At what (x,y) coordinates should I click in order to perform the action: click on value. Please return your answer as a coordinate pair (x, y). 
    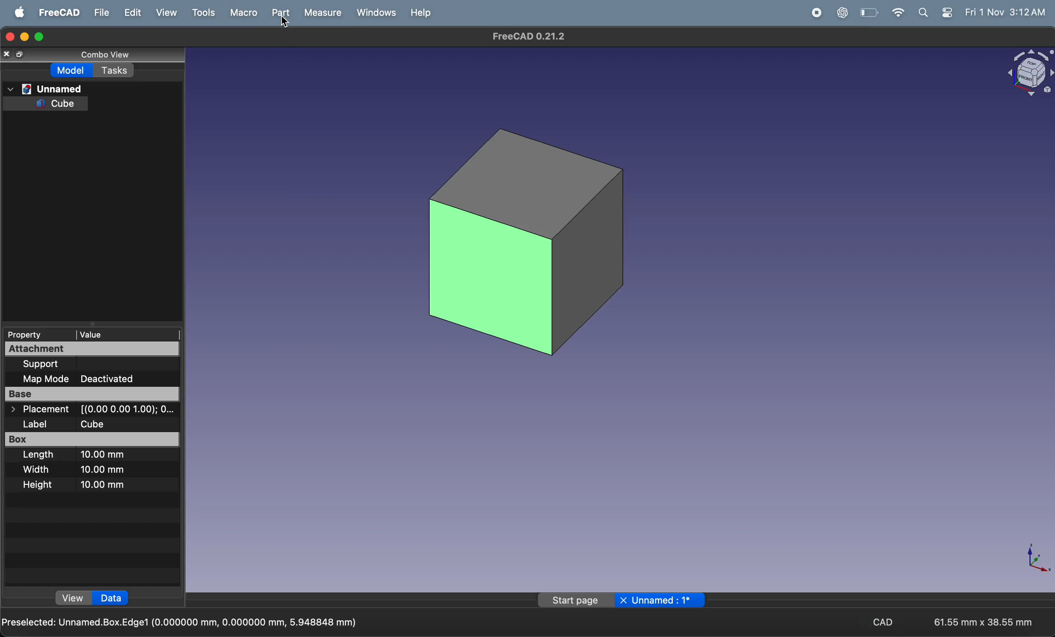
    Looking at the image, I should click on (122, 335).